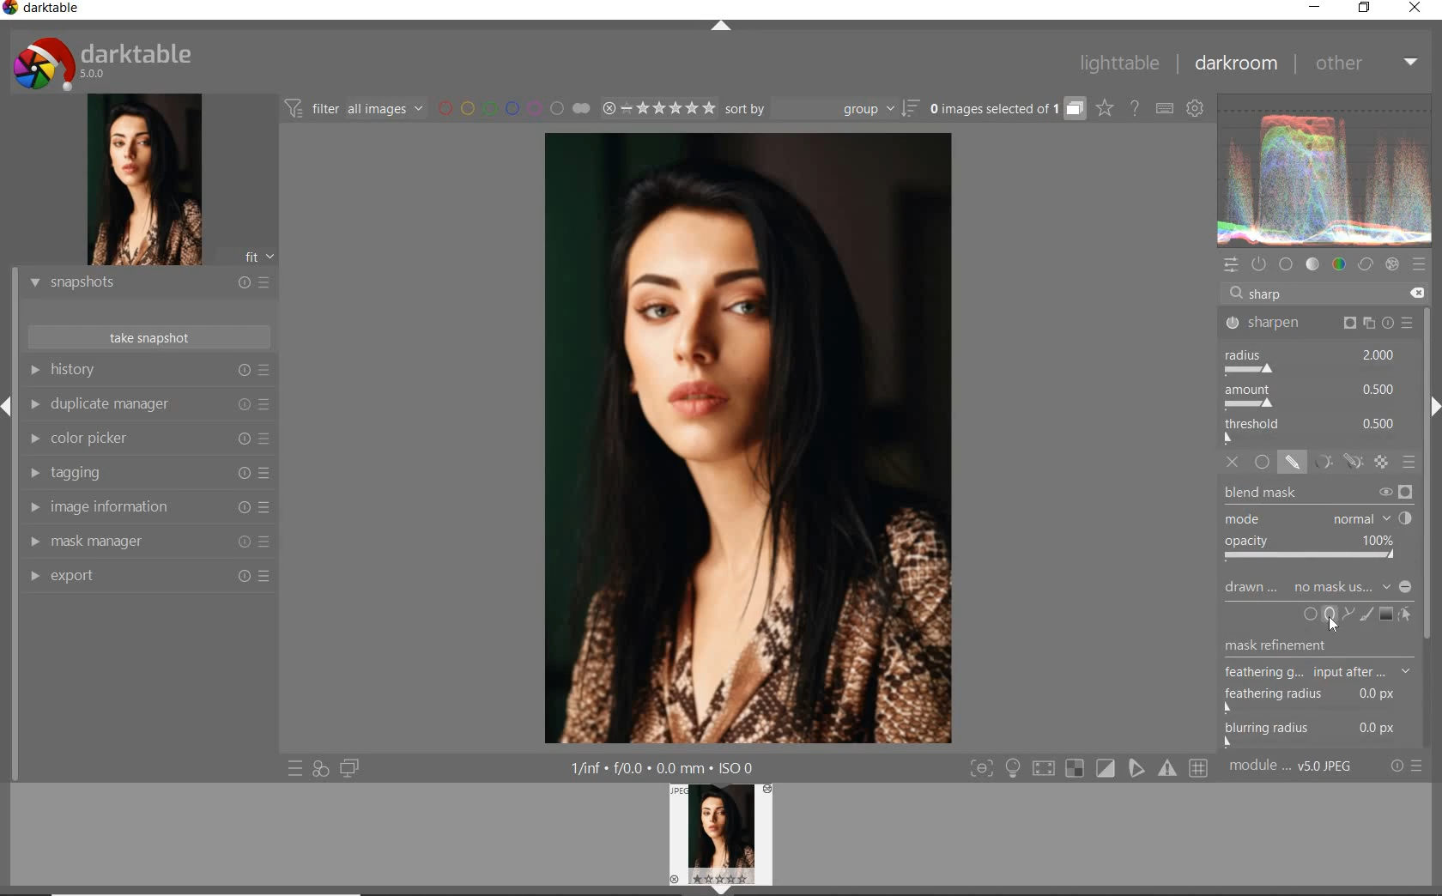 Image resolution: width=1442 pixels, height=896 pixels. What do you see at coordinates (1348, 614) in the screenshot?
I see `add path` at bounding box center [1348, 614].